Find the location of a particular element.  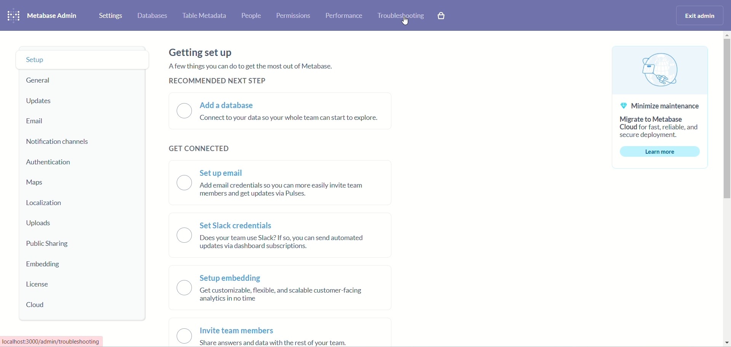

logo is located at coordinates (13, 16).